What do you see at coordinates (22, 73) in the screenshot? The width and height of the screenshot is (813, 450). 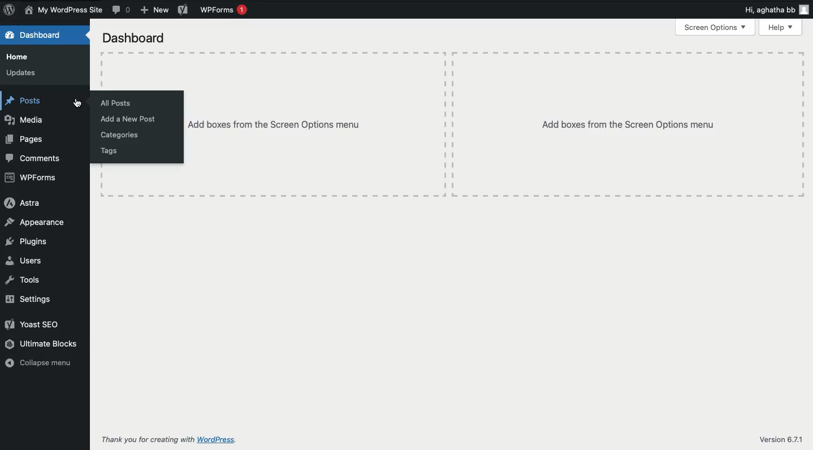 I see `Updates` at bounding box center [22, 73].